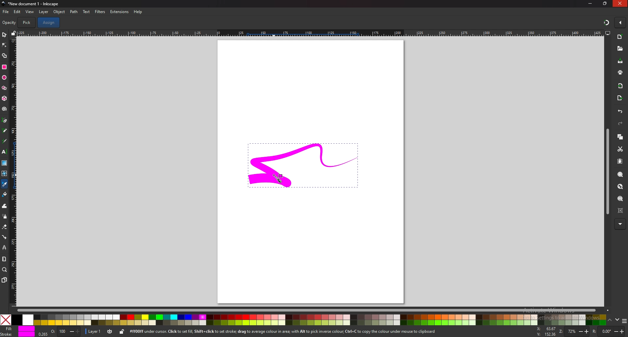 The width and height of the screenshot is (628, 337). I want to click on undo, so click(620, 112).